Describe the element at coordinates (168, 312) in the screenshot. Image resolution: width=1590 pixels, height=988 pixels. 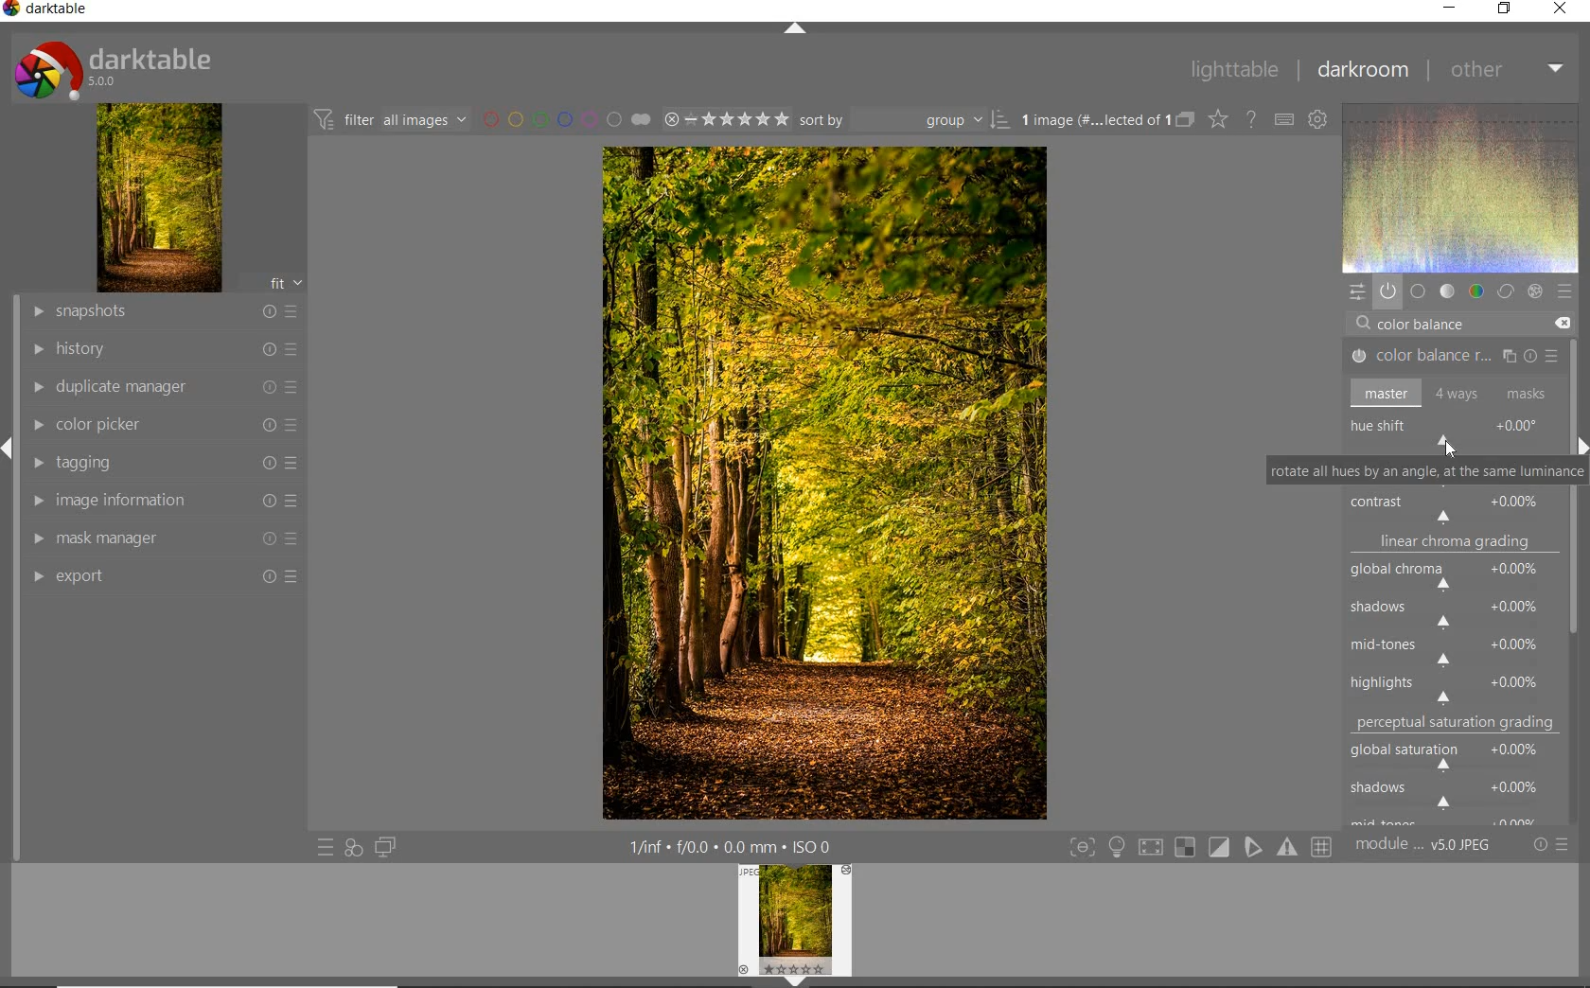
I see `snapshots` at that location.